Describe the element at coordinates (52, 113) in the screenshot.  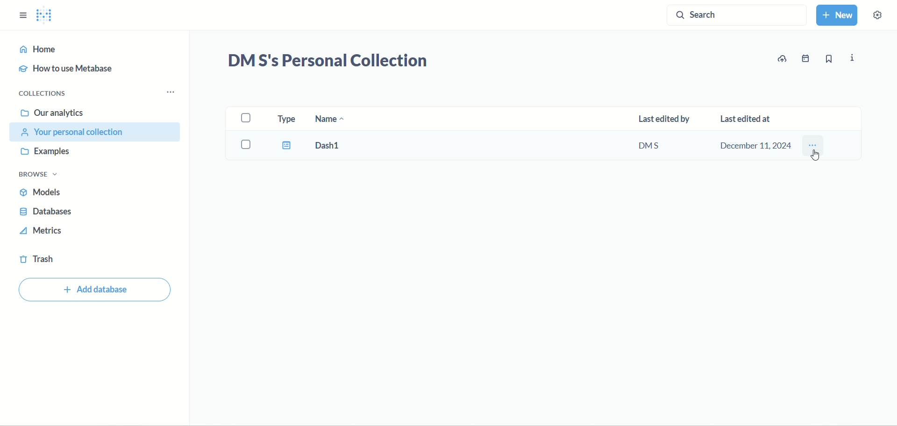
I see `our analytics` at that location.